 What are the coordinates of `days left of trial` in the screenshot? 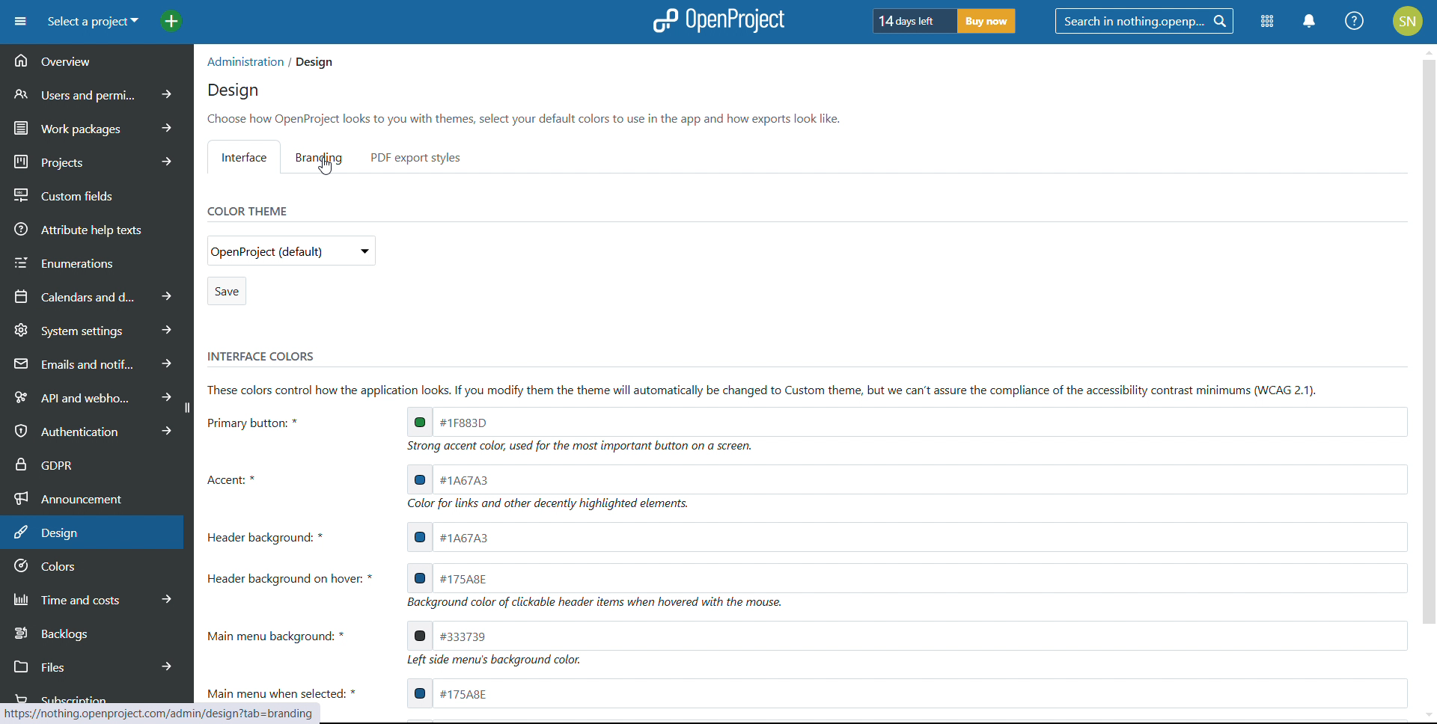 It's located at (911, 20).